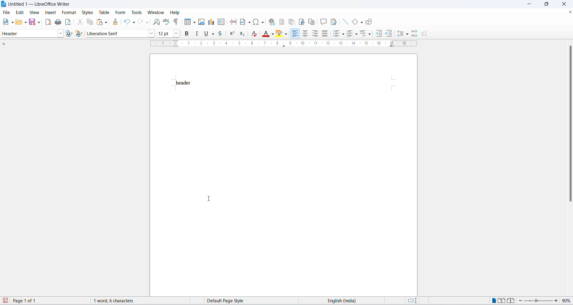 The image size is (573, 305). What do you see at coordinates (155, 22) in the screenshot?
I see `find and replace` at bounding box center [155, 22].